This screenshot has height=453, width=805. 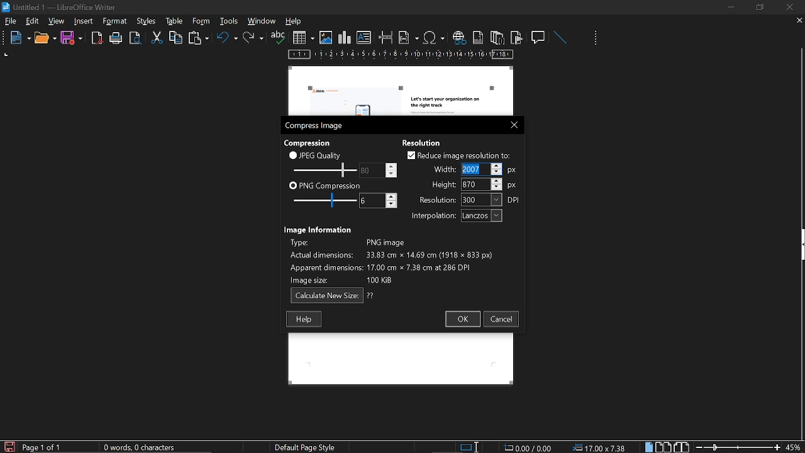 I want to click on new, so click(x=17, y=38).